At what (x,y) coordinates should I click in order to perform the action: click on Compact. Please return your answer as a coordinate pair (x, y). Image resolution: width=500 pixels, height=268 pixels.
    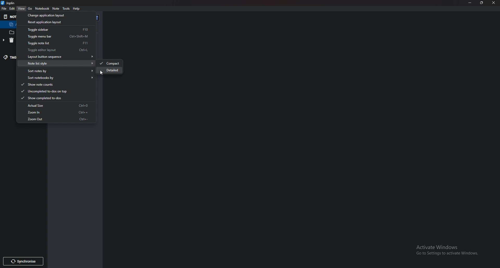
    Looking at the image, I should click on (110, 63).